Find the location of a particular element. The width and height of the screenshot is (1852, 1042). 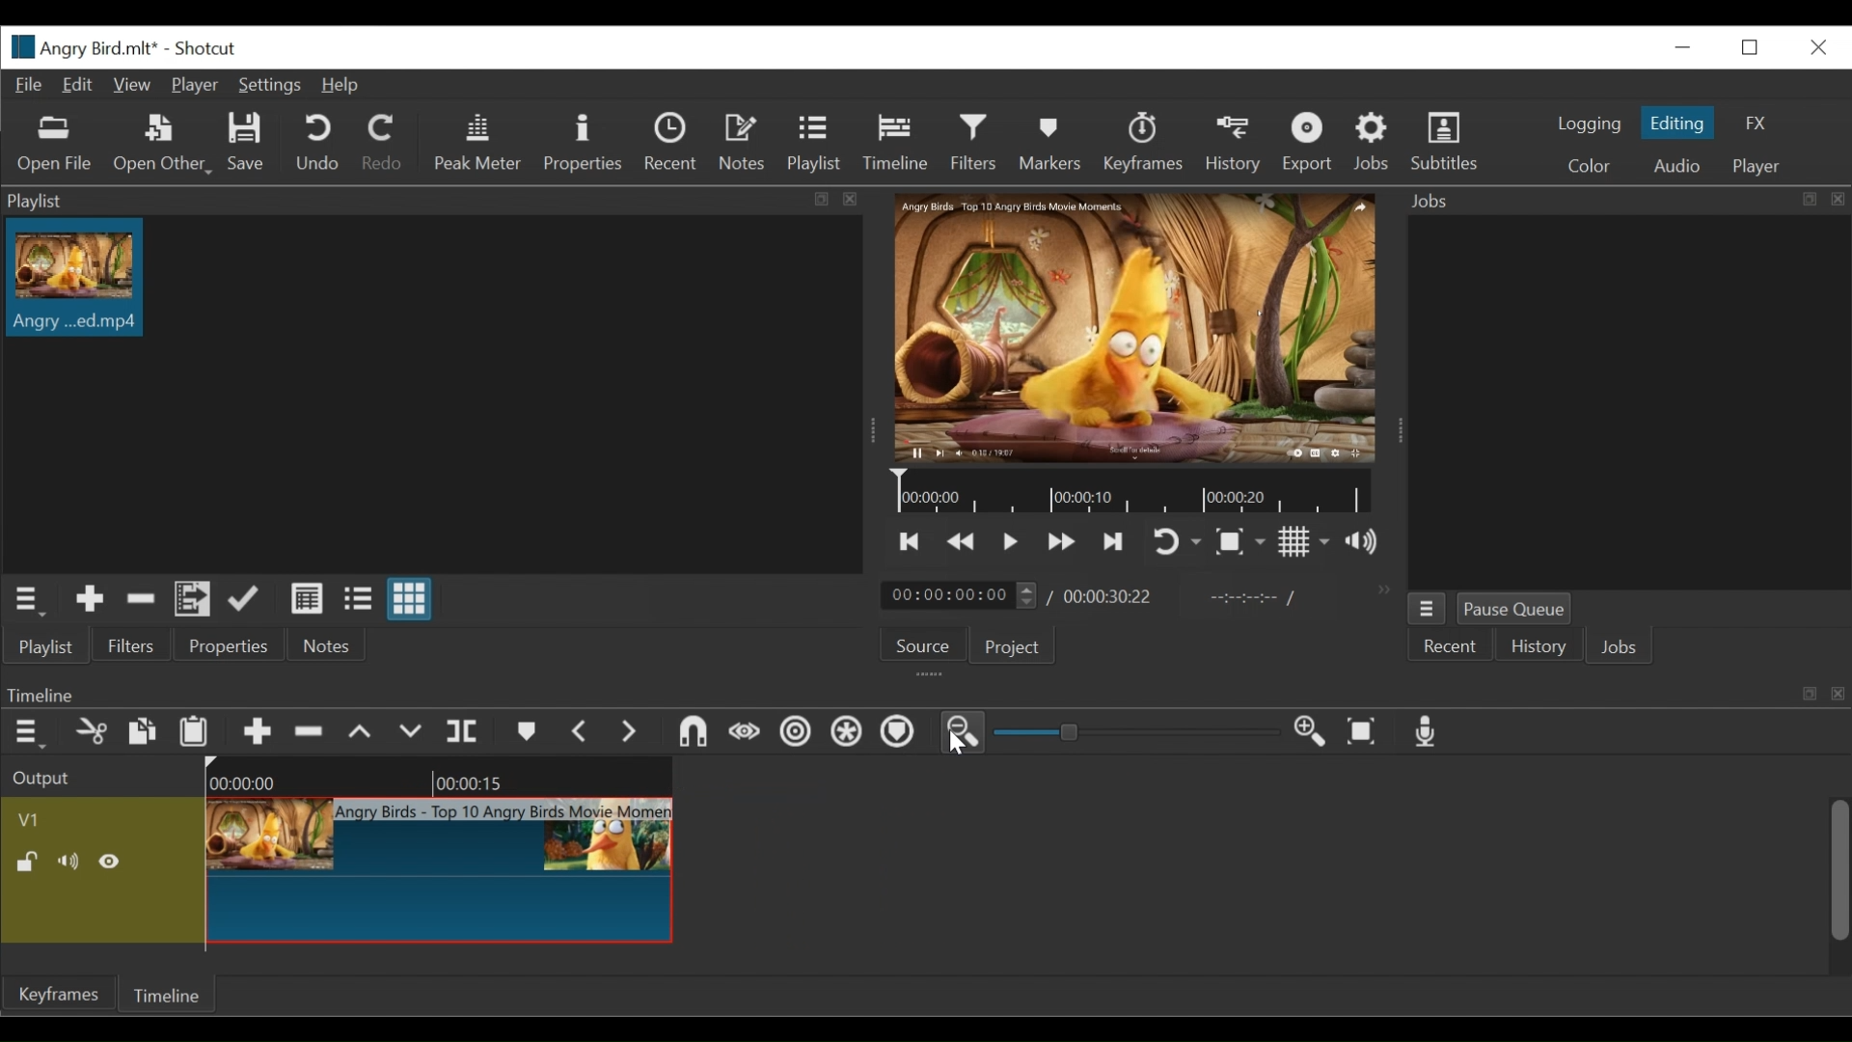

FX is located at coordinates (1760, 123).